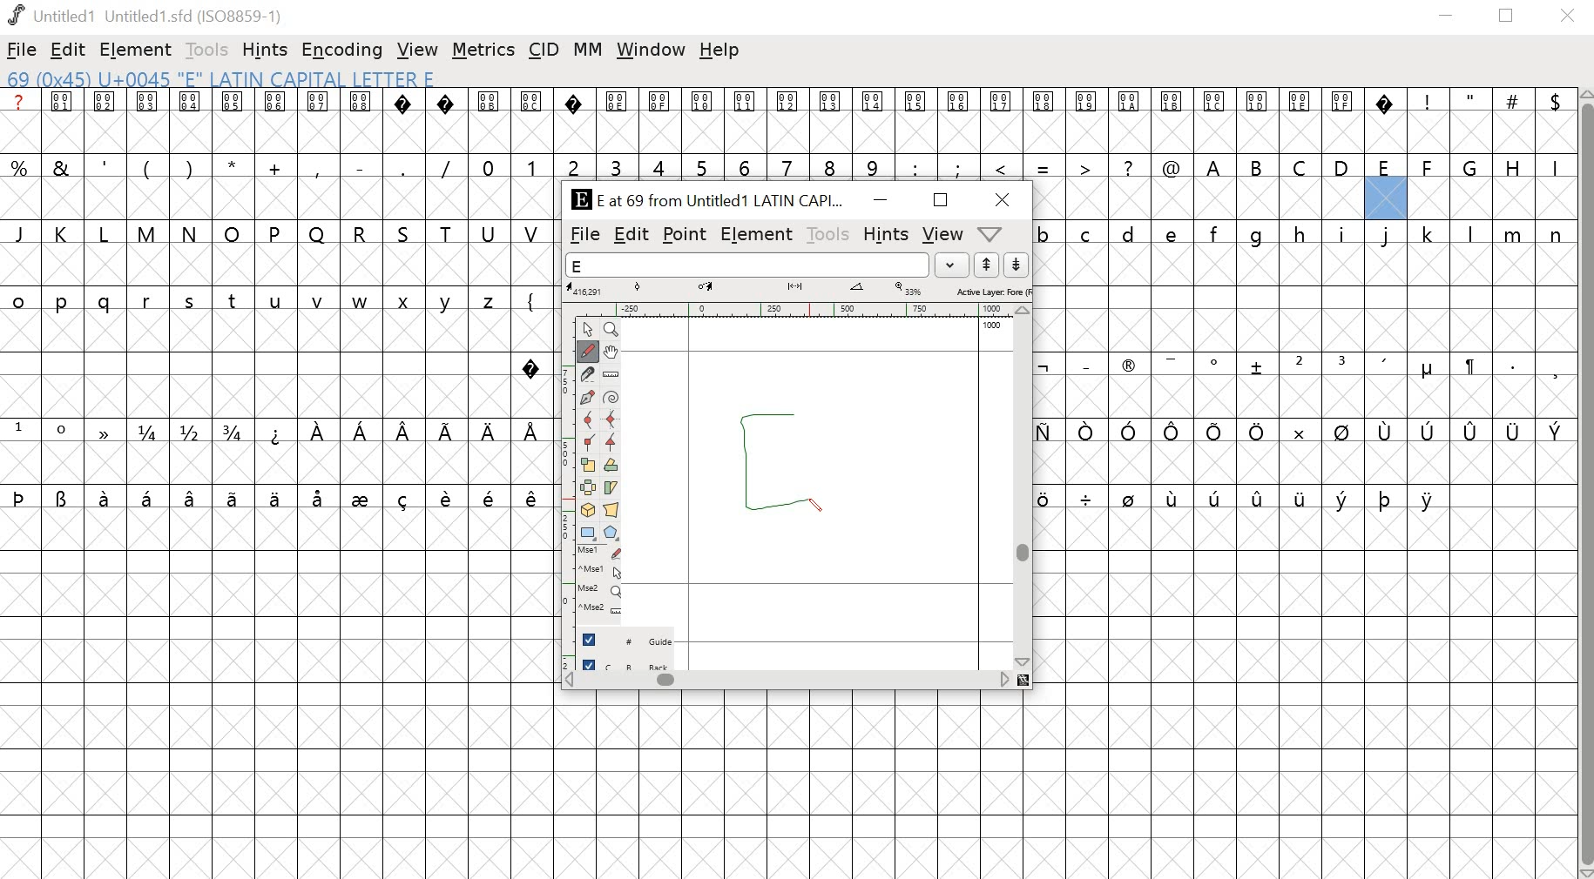 This screenshot has width=1594, height=879. What do you see at coordinates (632, 236) in the screenshot?
I see `edit` at bounding box center [632, 236].